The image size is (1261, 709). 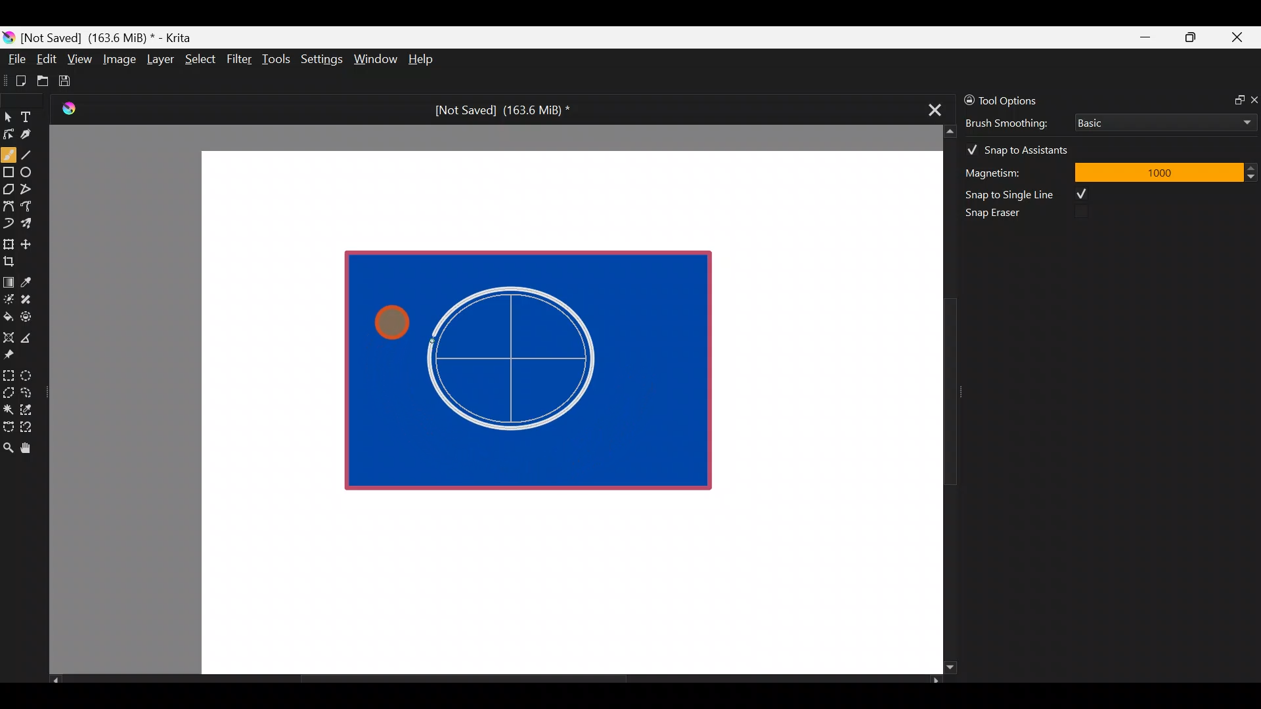 What do you see at coordinates (35, 154) in the screenshot?
I see `Line tool` at bounding box center [35, 154].